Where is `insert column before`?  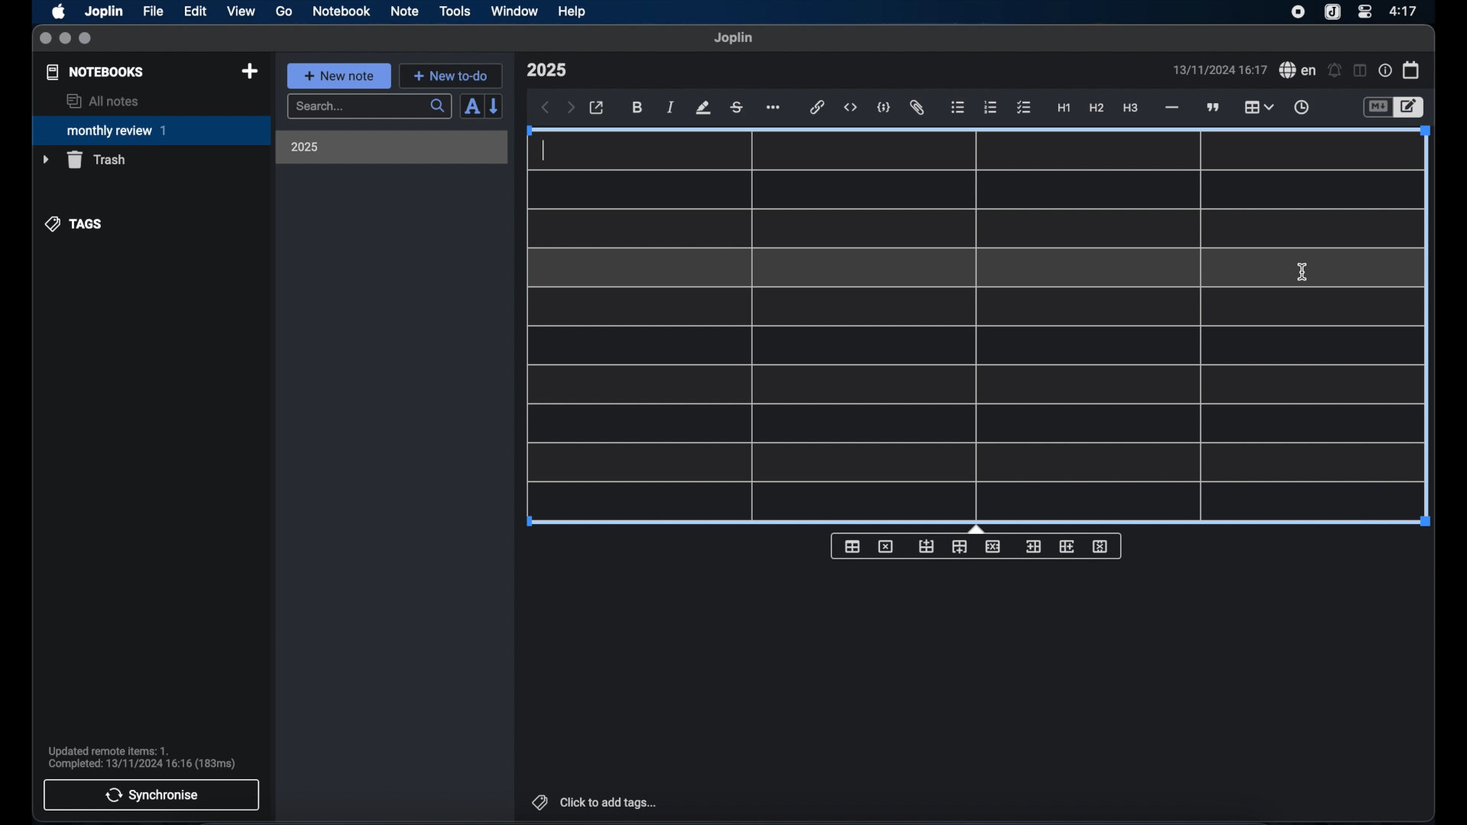
insert column before is located at coordinates (1033, 547).